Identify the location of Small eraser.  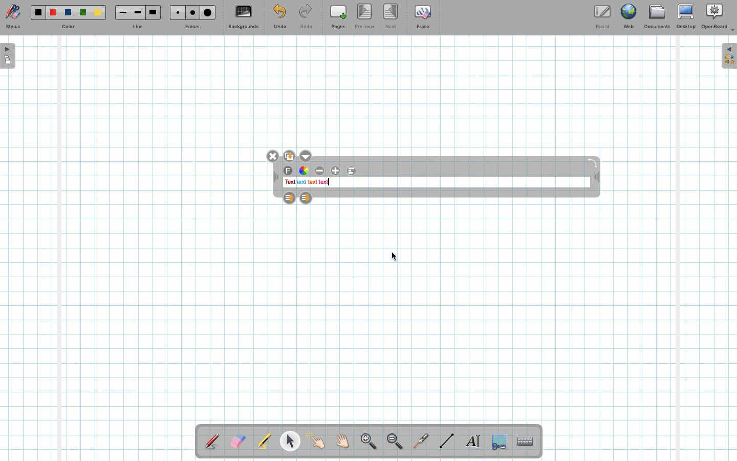
(175, 12).